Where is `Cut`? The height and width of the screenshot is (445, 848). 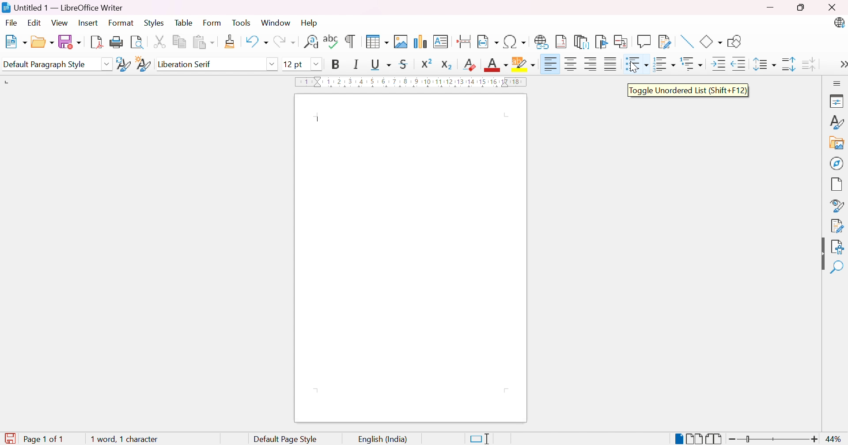
Cut is located at coordinates (162, 42).